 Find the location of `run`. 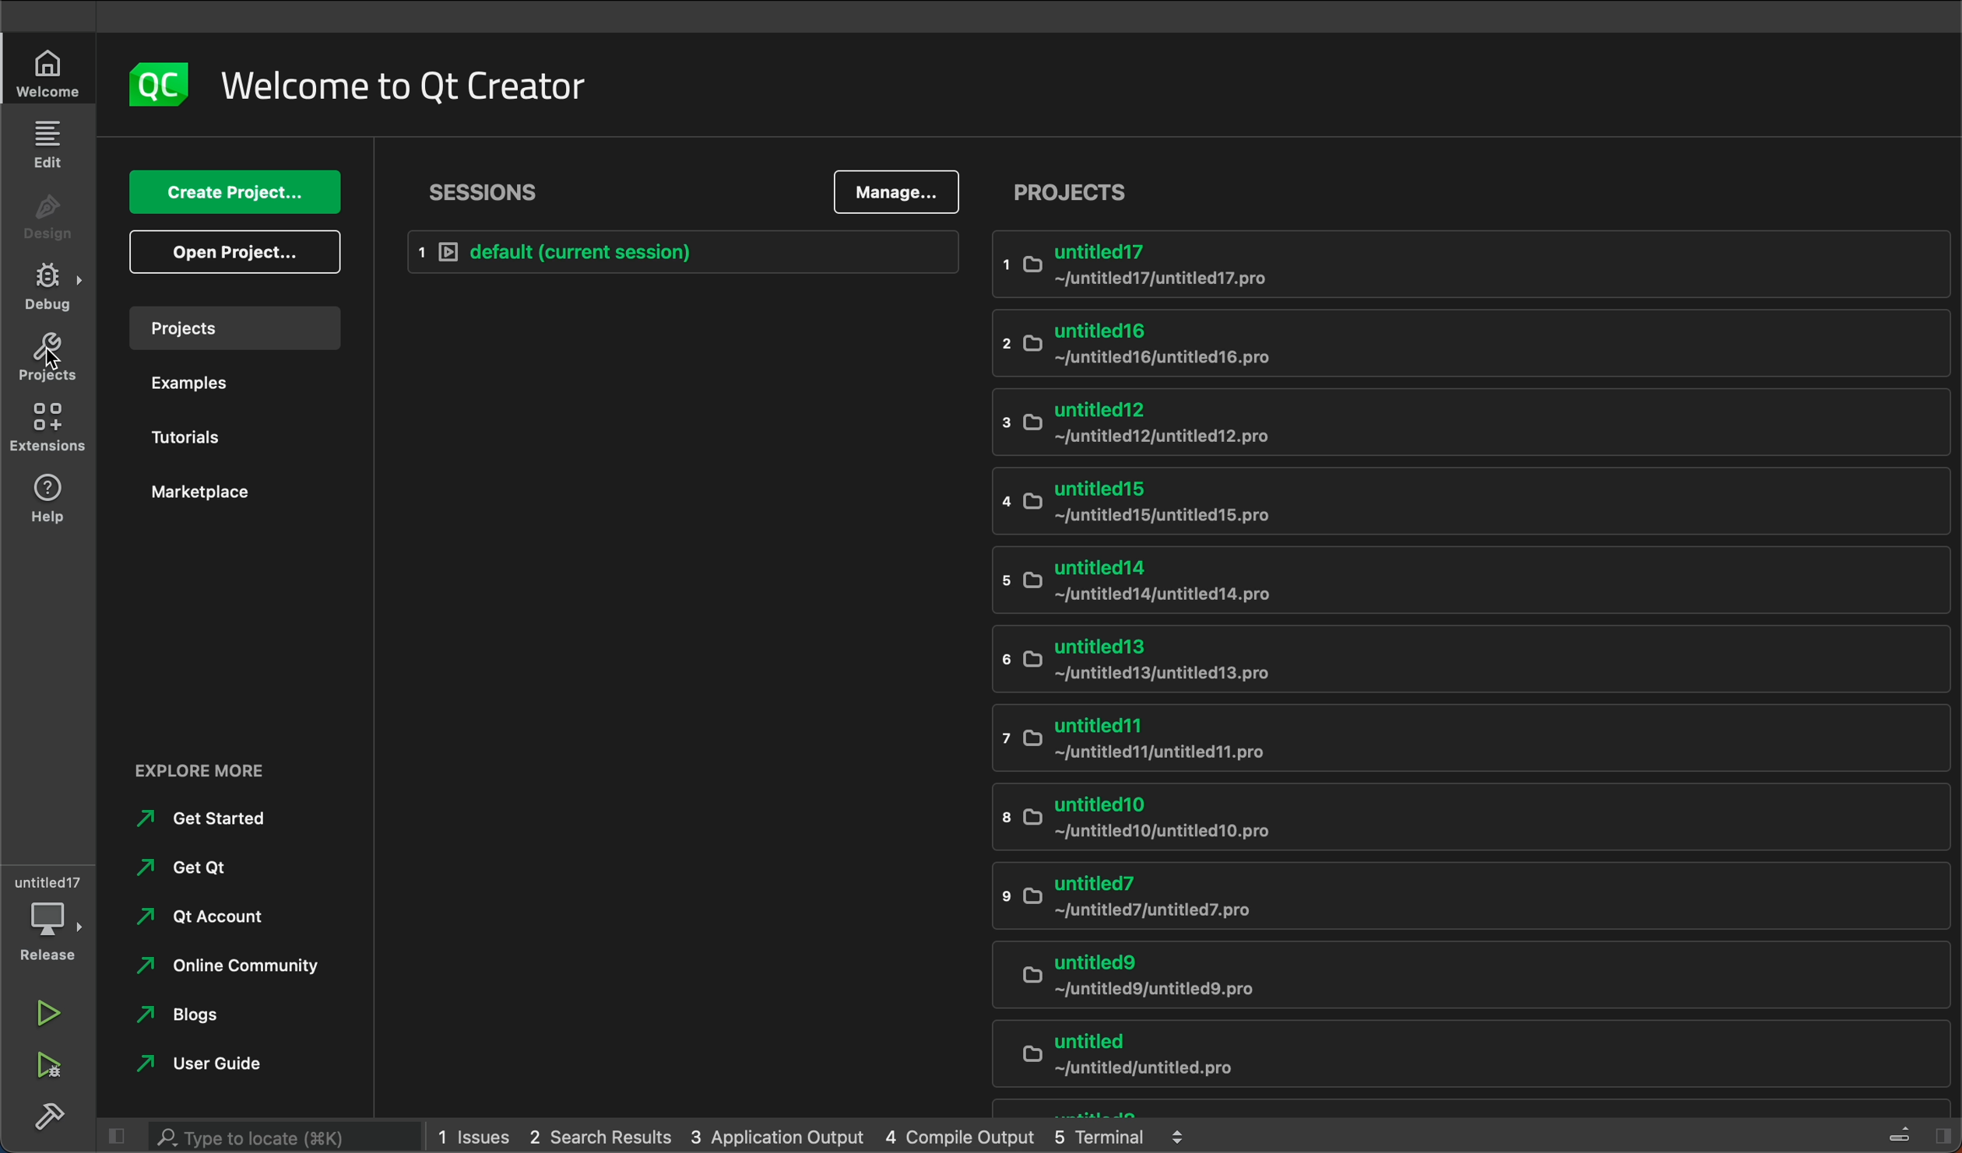

run is located at coordinates (53, 1008).